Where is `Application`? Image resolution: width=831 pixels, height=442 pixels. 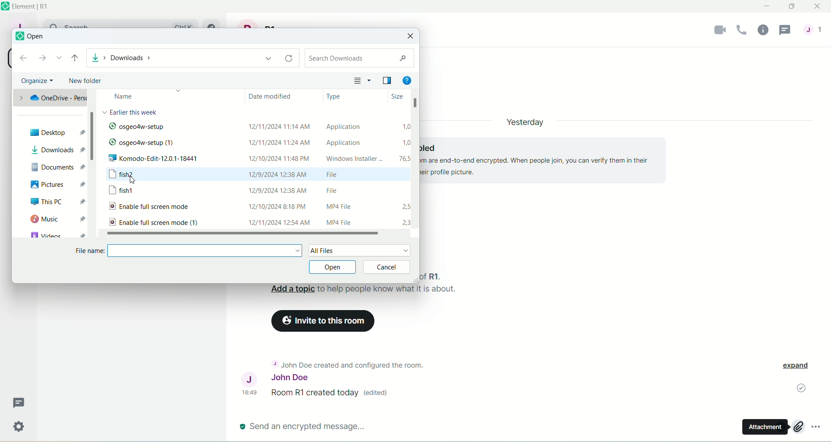
Application is located at coordinates (343, 142).